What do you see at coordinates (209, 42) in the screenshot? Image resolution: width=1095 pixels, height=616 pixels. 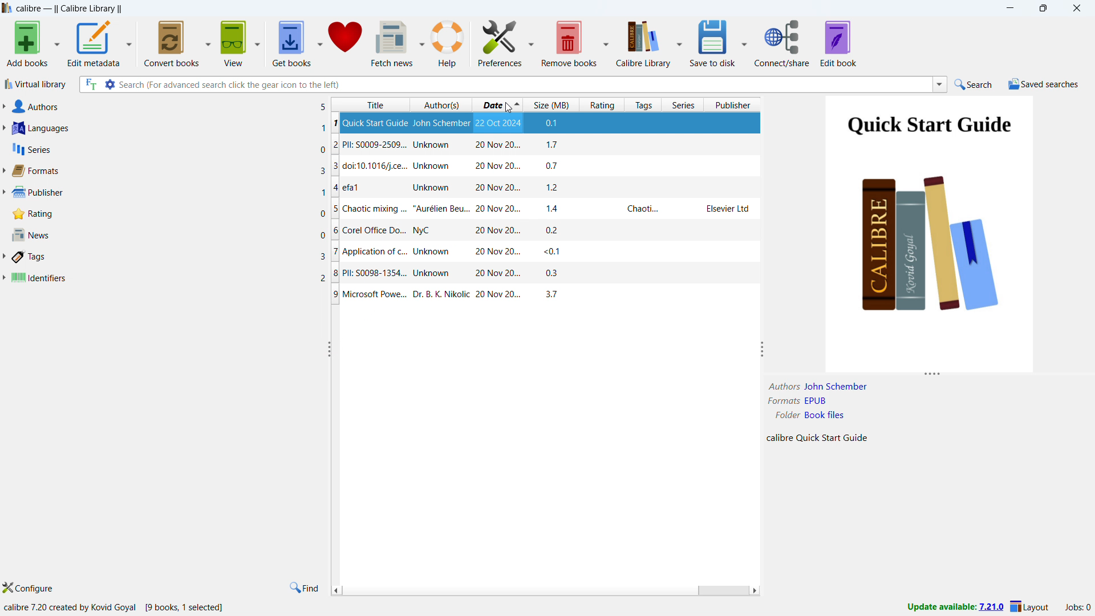 I see `convert books options` at bounding box center [209, 42].